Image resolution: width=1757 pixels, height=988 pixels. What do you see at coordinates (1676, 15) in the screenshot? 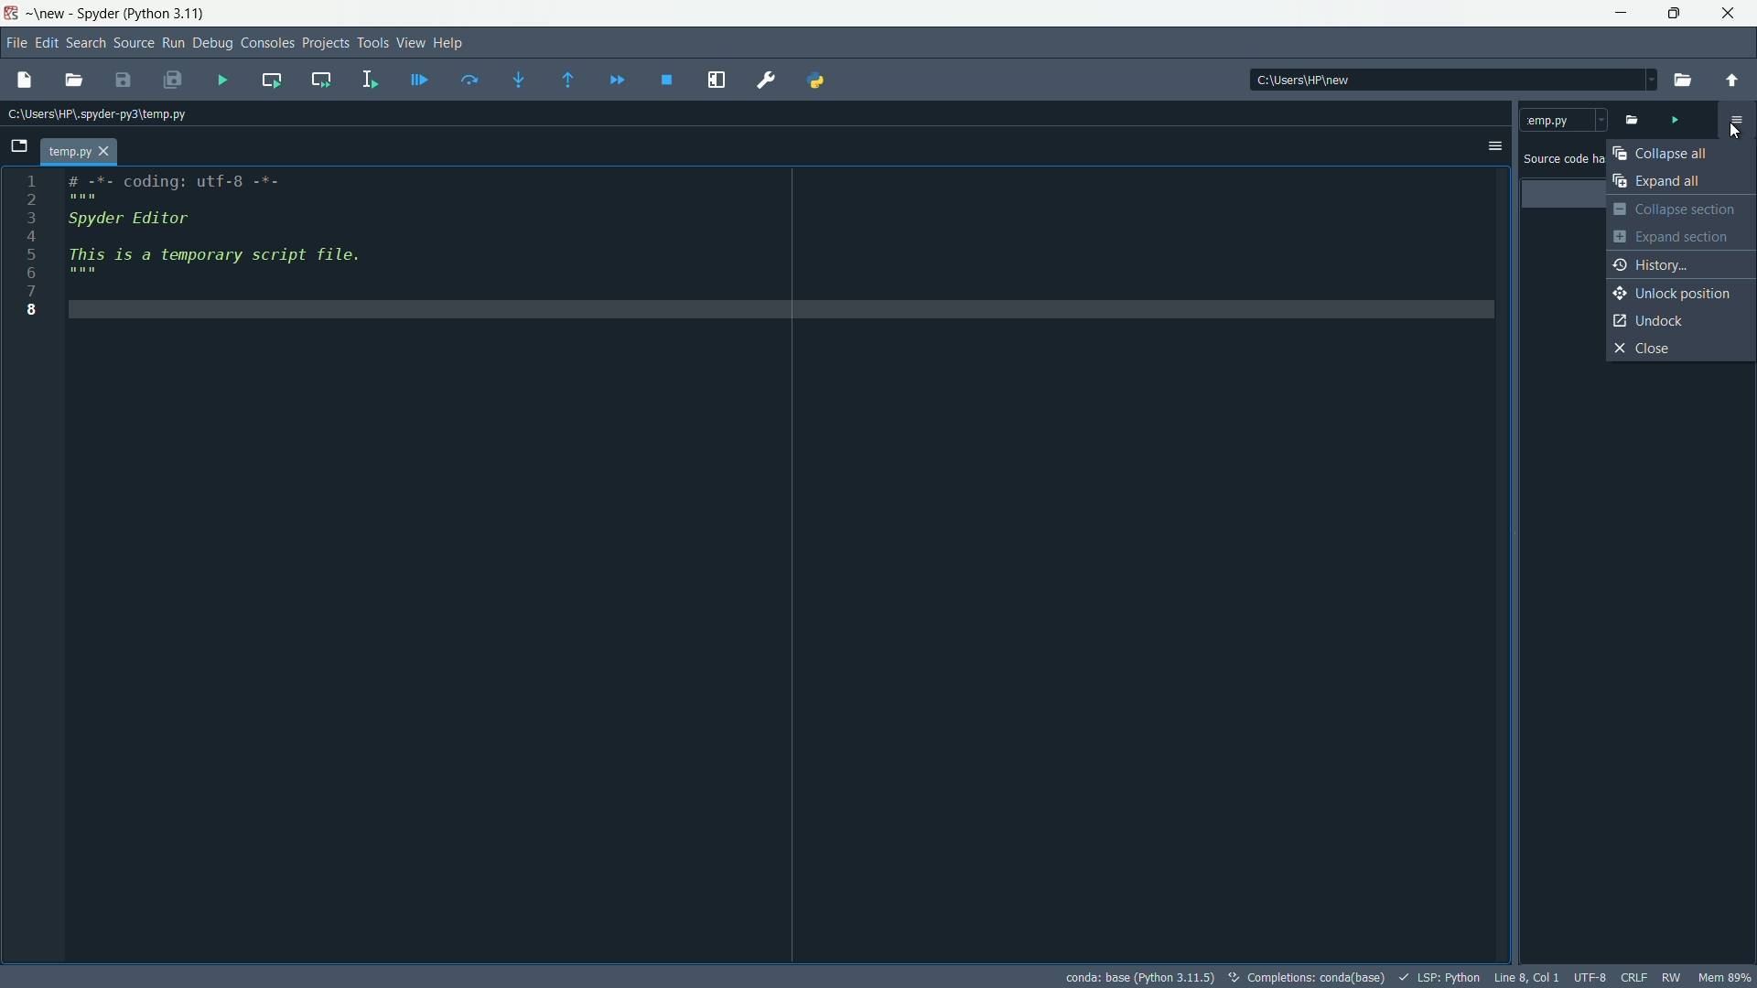
I see `maximize` at bounding box center [1676, 15].